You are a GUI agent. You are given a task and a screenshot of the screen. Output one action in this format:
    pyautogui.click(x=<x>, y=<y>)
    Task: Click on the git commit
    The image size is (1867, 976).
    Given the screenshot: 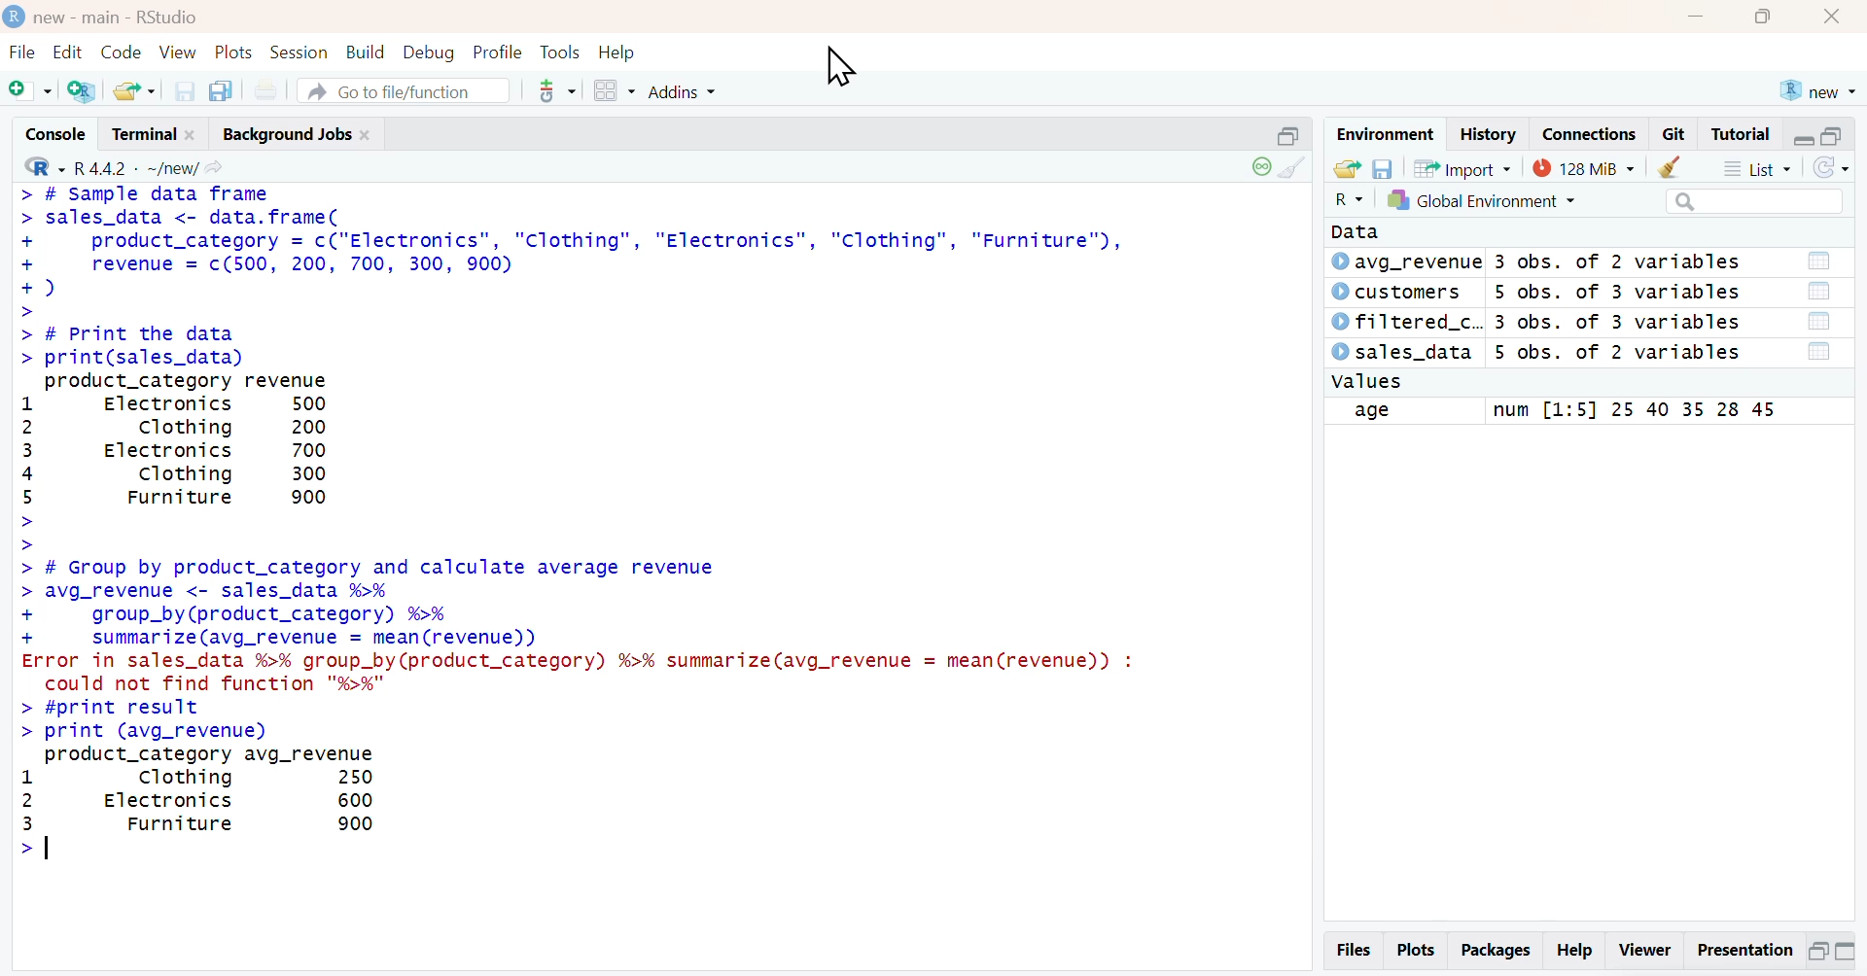 What is the action you would take?
    pyautogui.click(x=550, y=91)
    